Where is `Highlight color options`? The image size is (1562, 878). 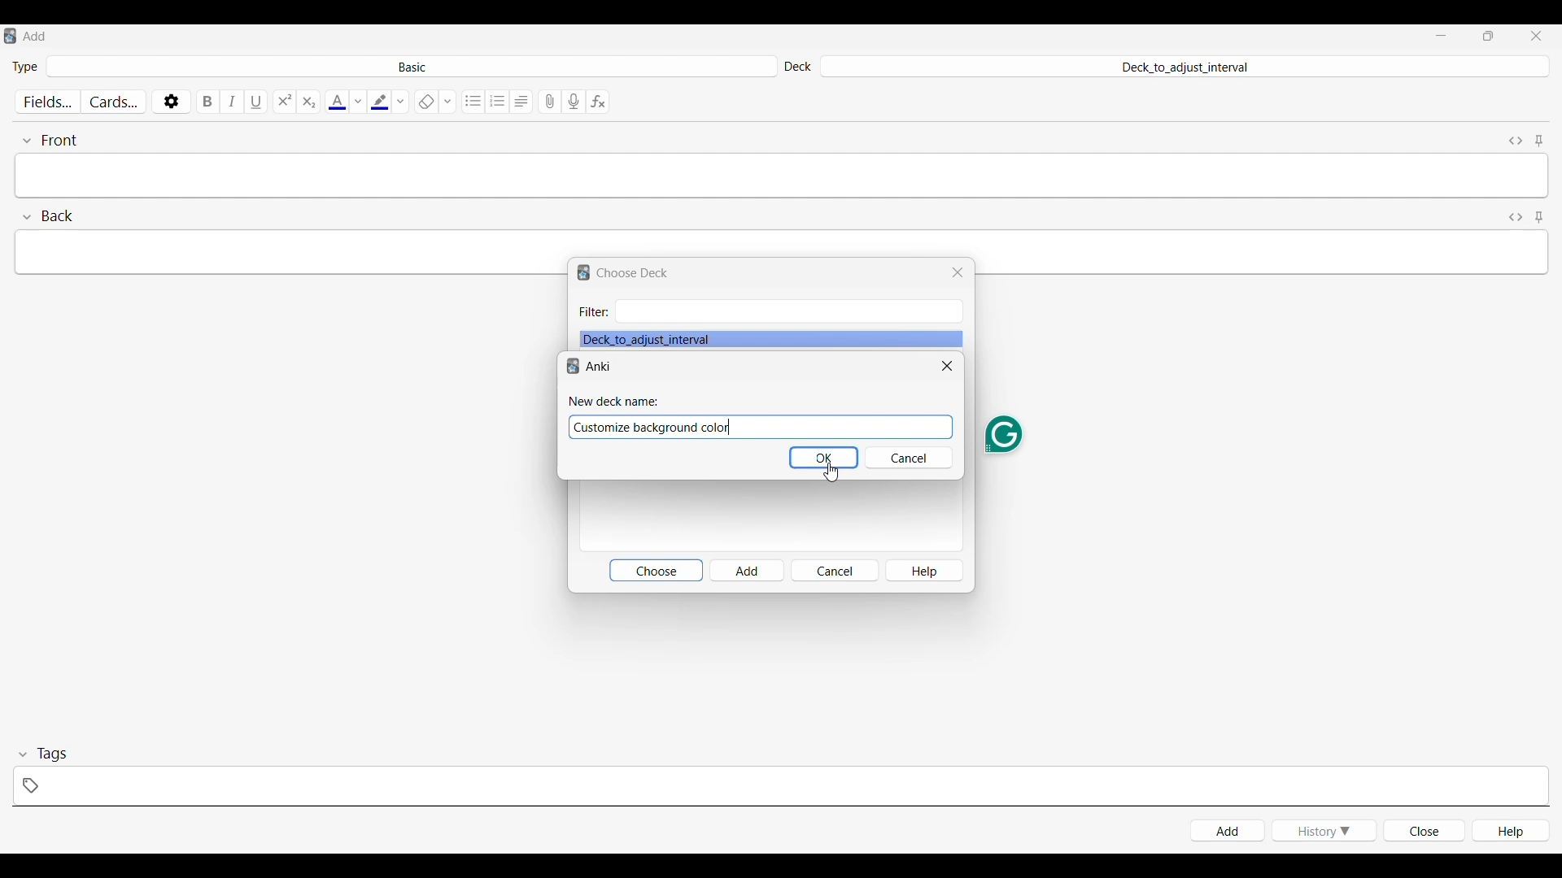
Highlight color options is located at coordinates (401, 101).